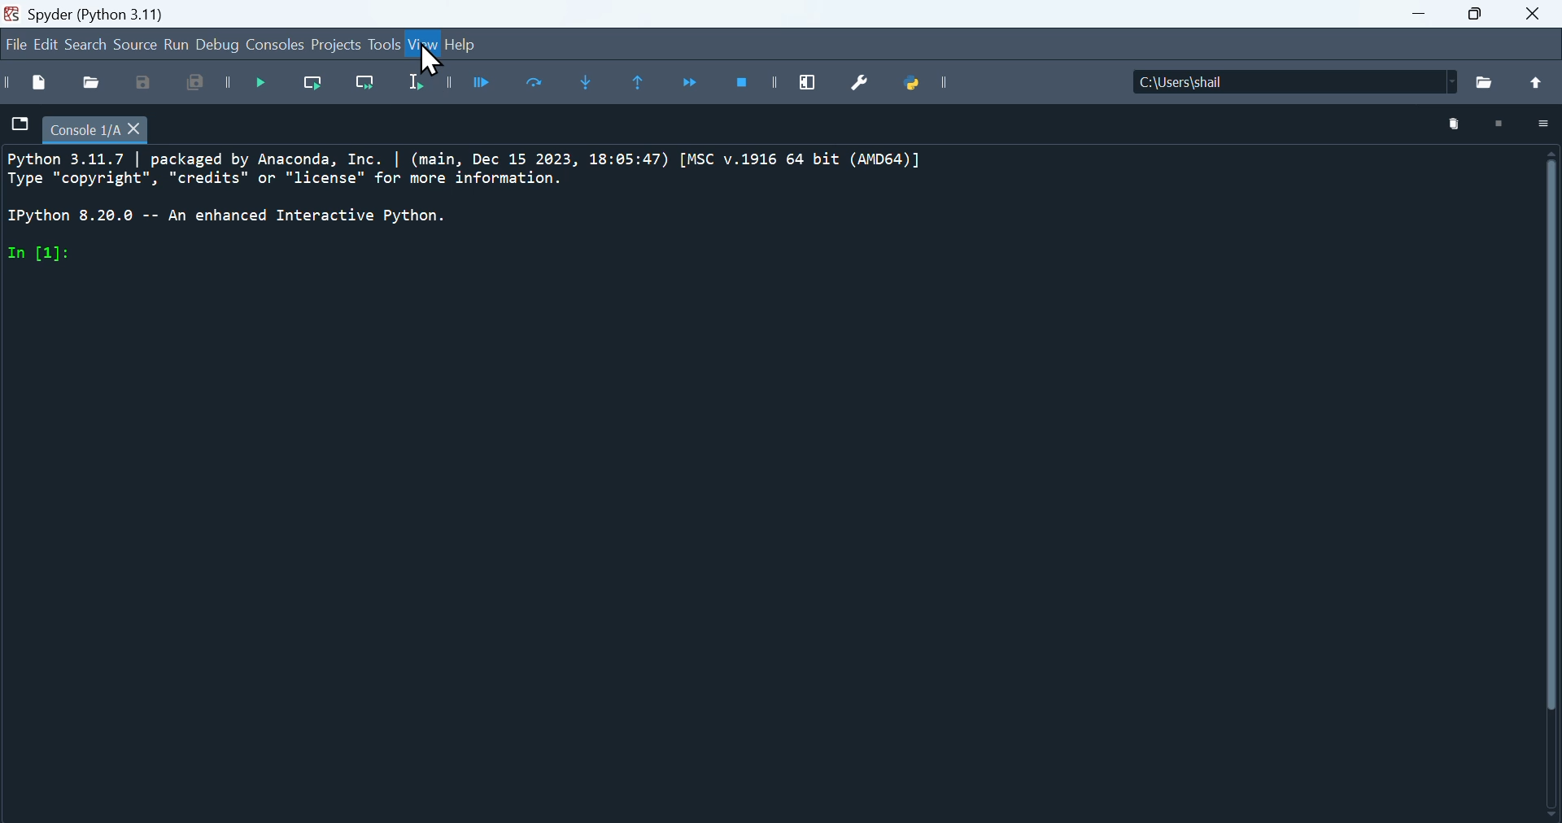  Describe the element at coordinates (868, 85) in the screenshot. I see `Preferences` at that location.